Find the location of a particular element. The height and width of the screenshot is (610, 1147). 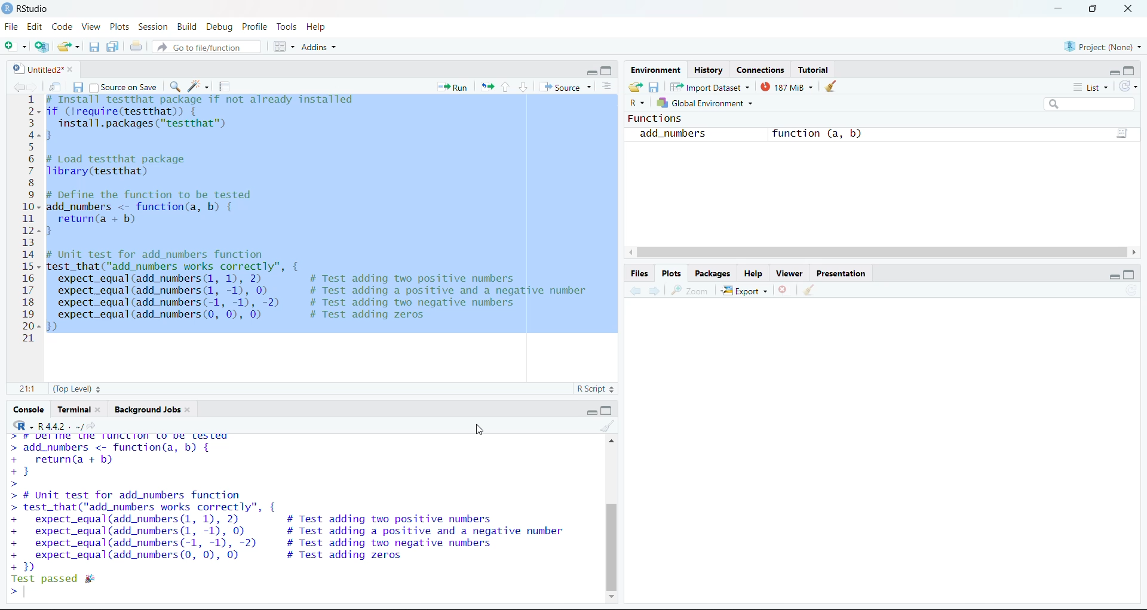

line number is located at coordinates (32, 218).